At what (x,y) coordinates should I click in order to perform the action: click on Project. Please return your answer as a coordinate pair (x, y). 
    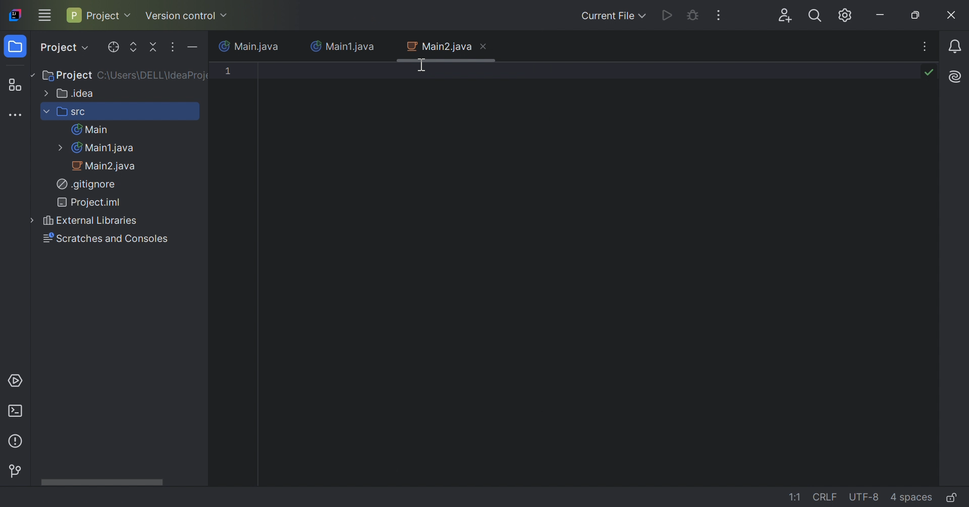
    Looking at the image, I should click on (18, 47).